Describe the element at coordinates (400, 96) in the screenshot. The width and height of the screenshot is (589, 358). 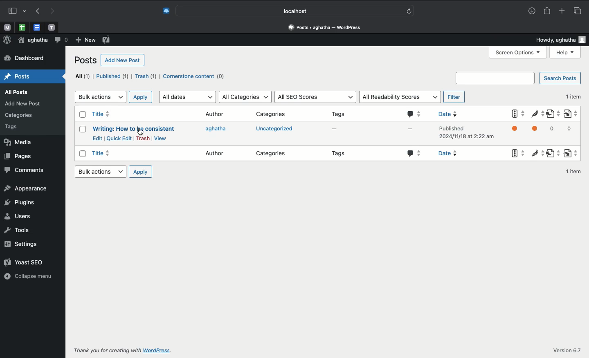
I see `All readability scores` at that location.